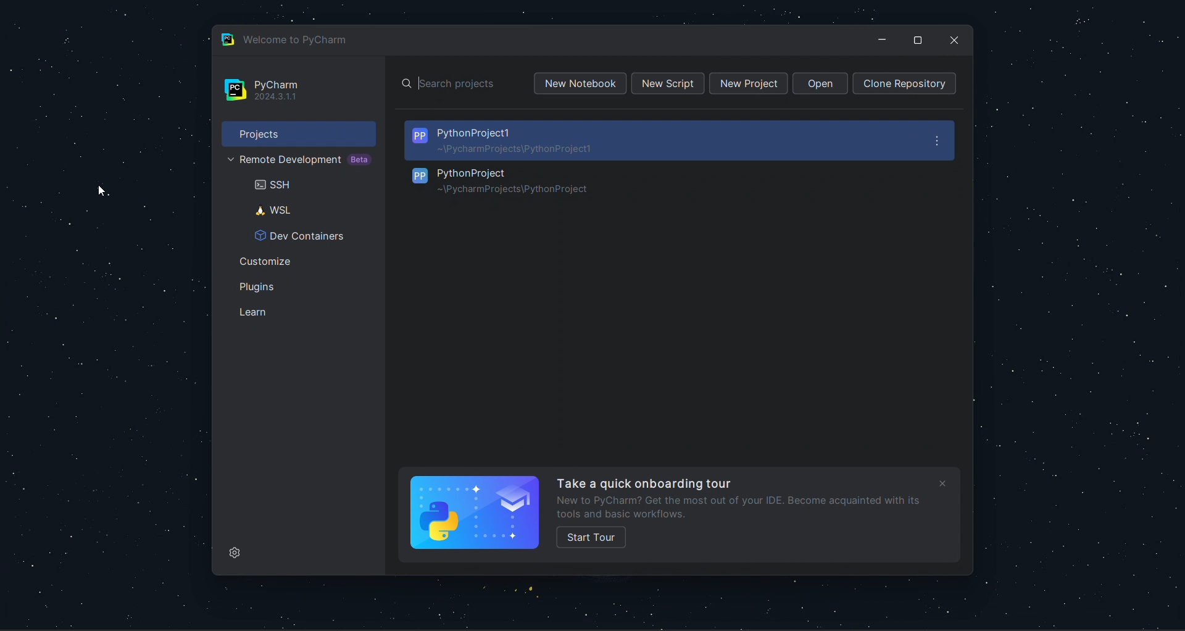 This screenshot has height=631, width=1185. I want to click on maximize, so click(918, 42).